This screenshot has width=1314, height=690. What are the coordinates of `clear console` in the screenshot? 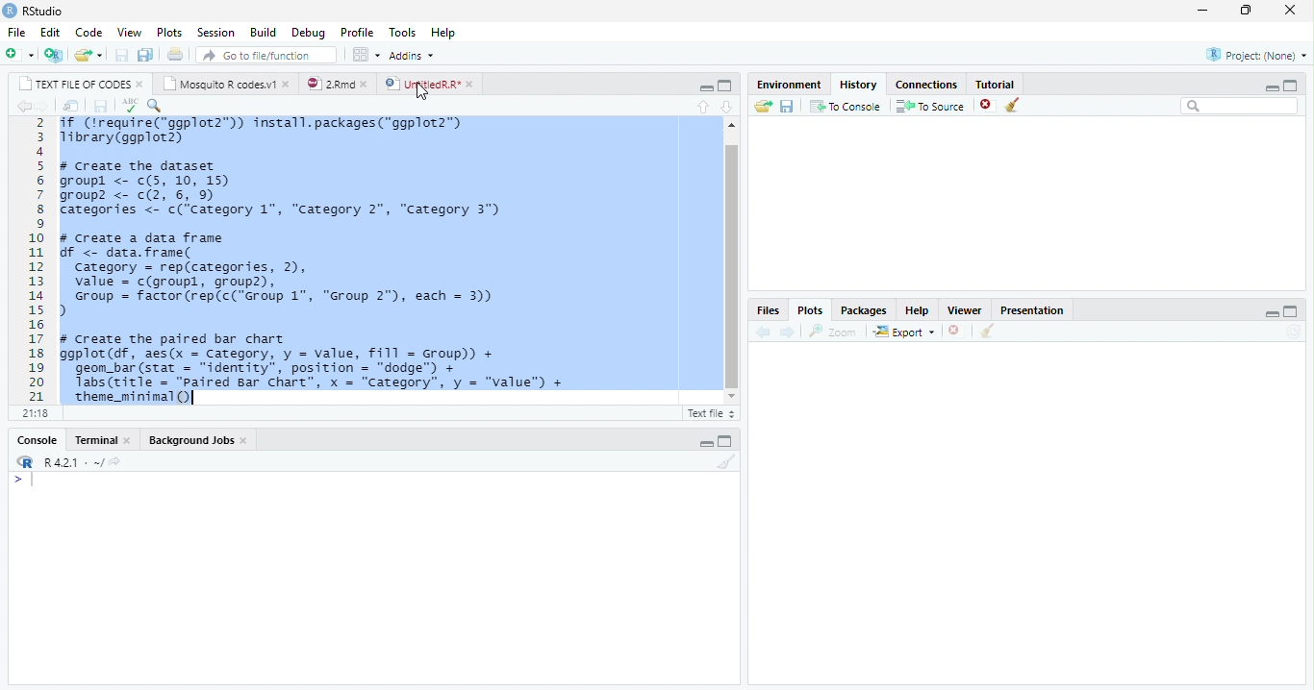 It's located at (725, 463).